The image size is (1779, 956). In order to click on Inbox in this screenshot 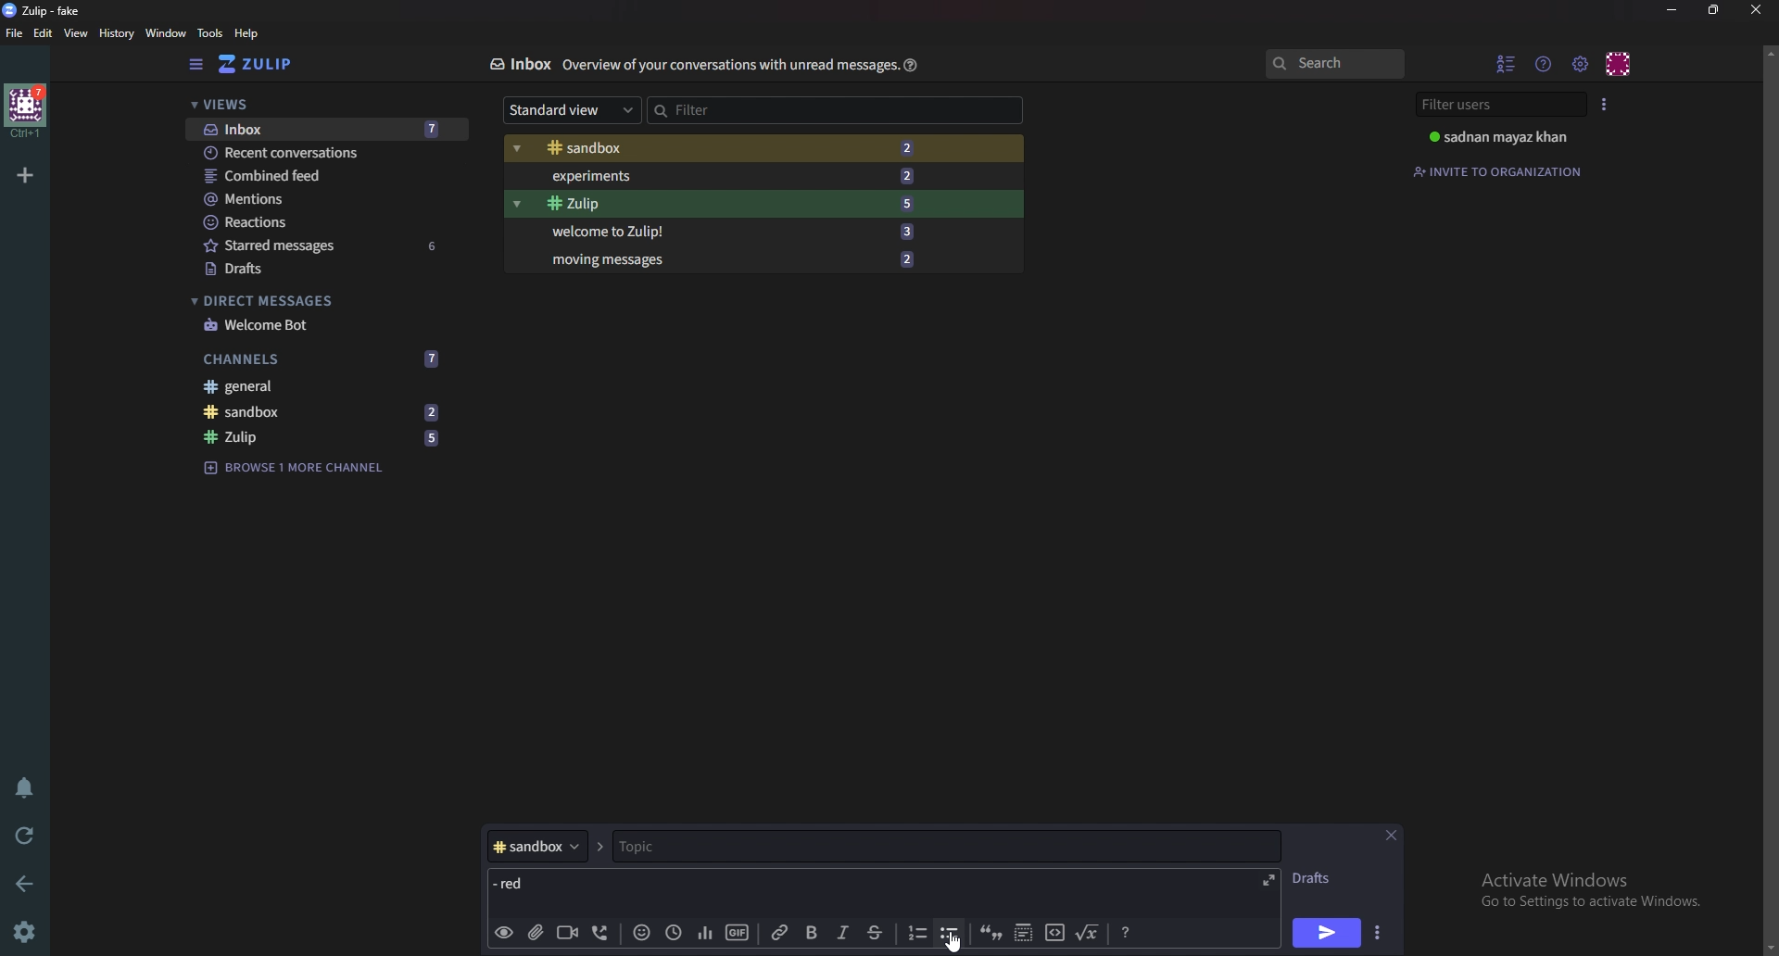, I will do `click(519, 64)`.